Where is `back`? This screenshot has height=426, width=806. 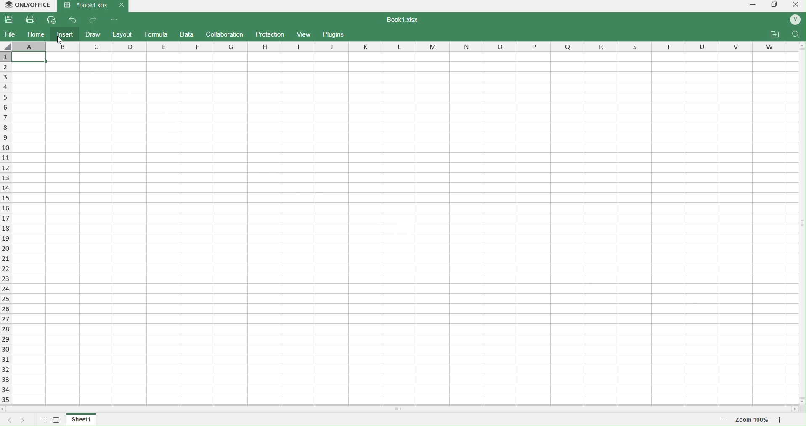
back is located at coordinates (73, 19).